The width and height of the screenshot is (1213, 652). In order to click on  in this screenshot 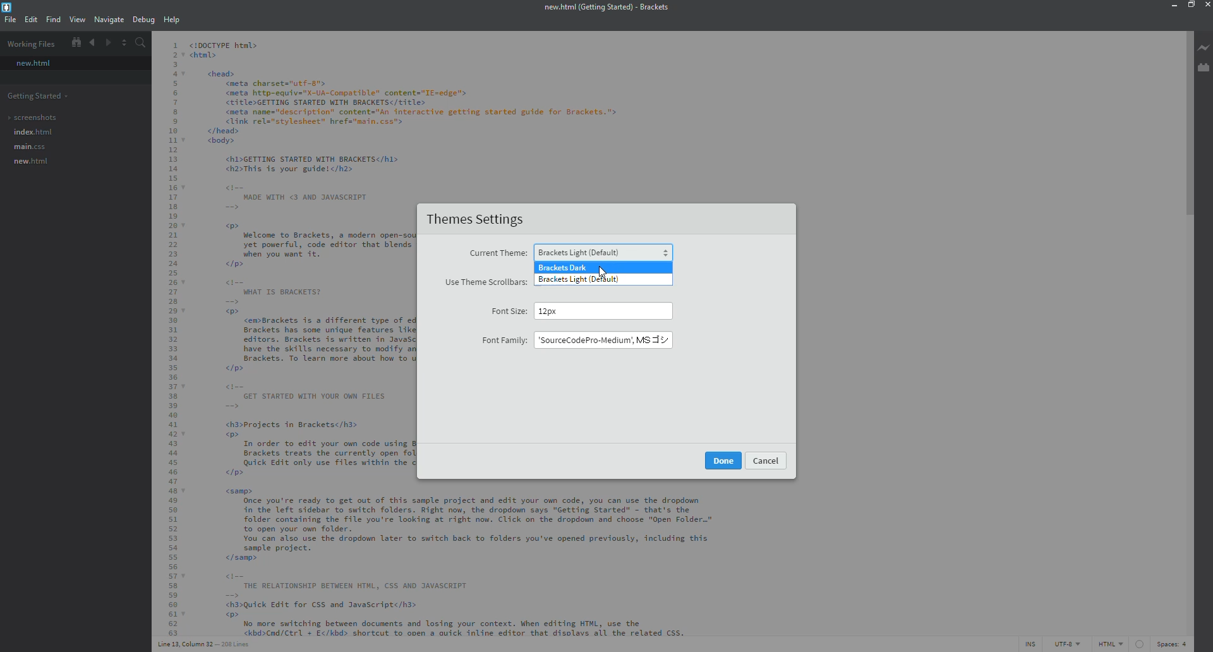, I will do `click(768, 462)`.